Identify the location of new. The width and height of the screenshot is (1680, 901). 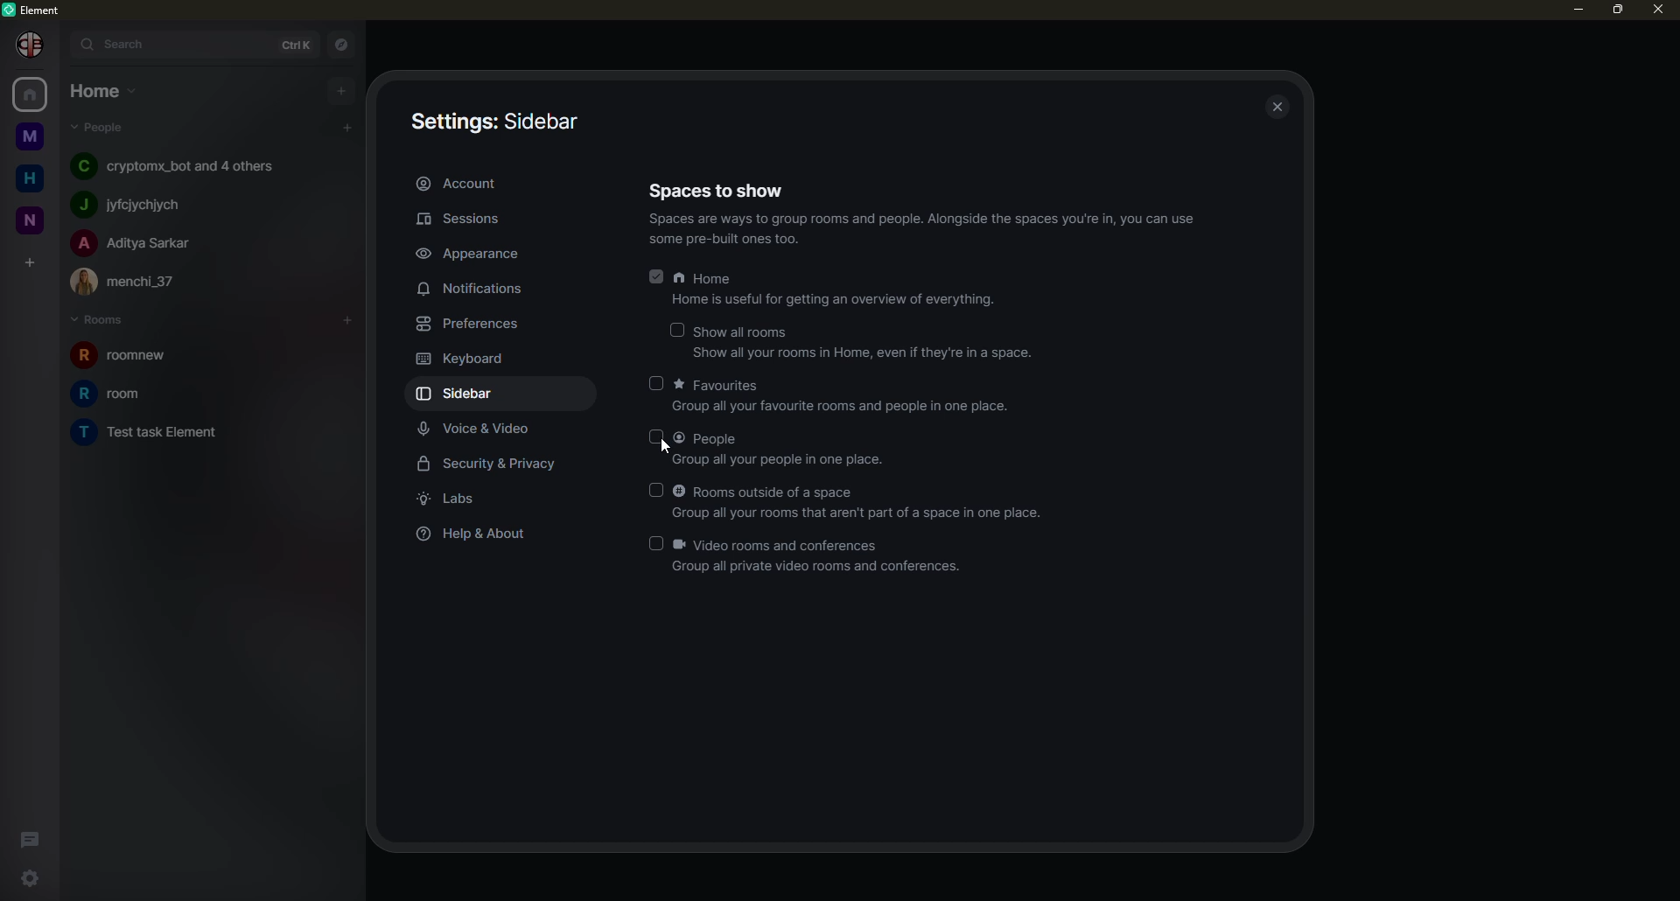
(27, 217).